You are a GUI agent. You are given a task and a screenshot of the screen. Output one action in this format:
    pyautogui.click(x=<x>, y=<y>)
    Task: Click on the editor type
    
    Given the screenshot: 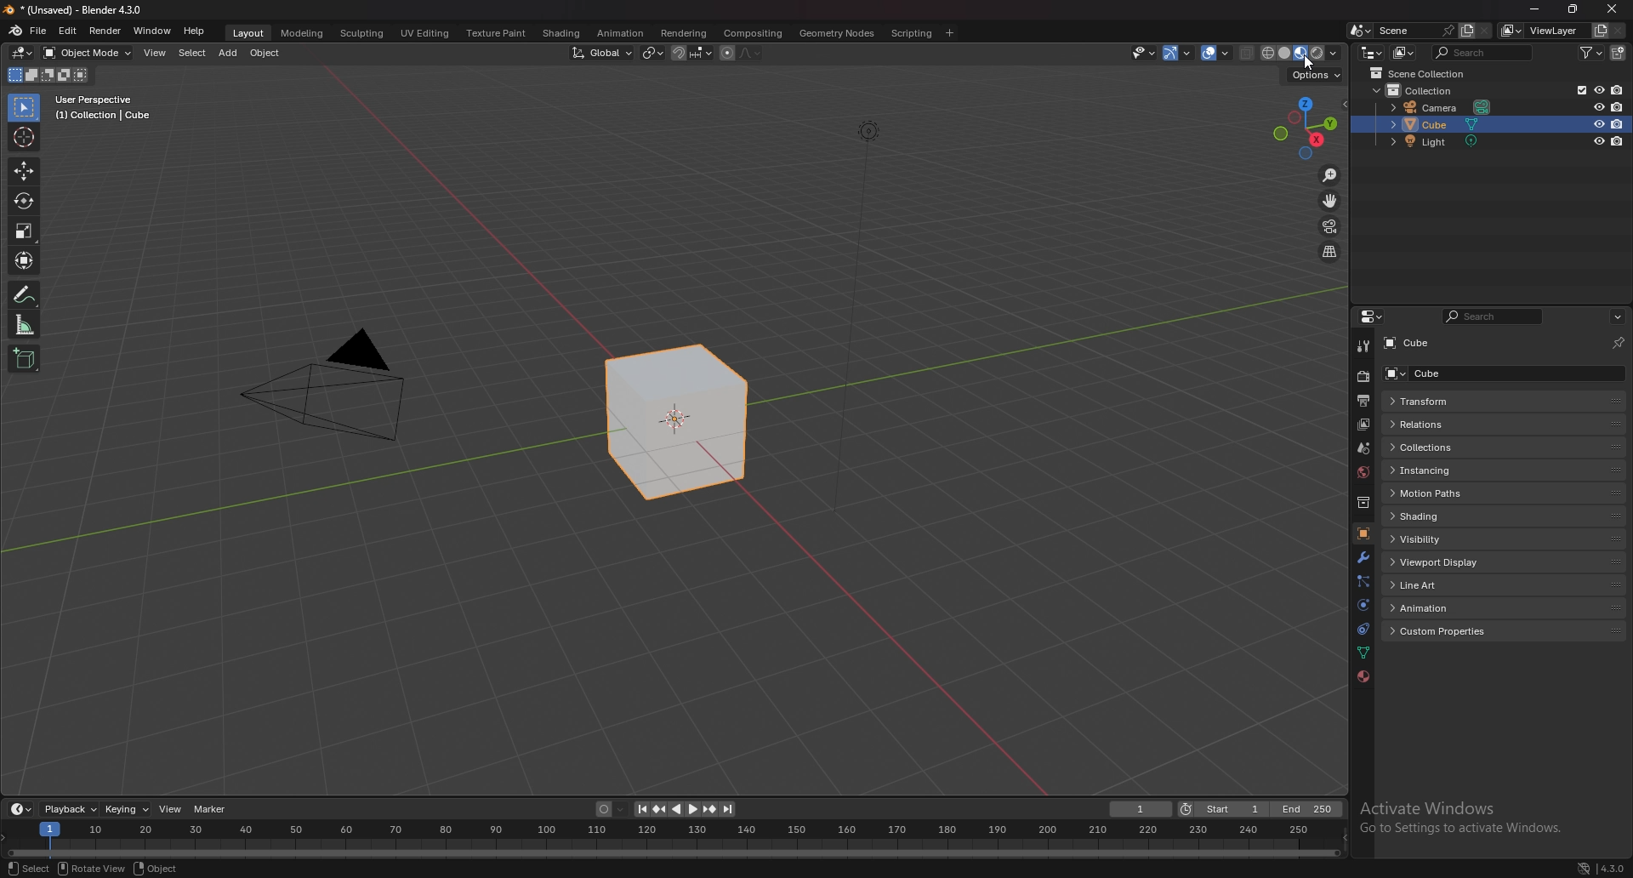 What is the action you would take?
    pyautogui.click(x=20, y=809)
    